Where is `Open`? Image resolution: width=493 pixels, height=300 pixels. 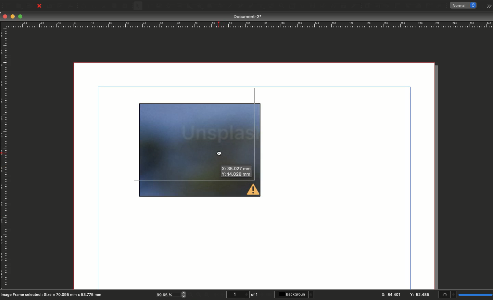 Open is located at coordinates (18, 6).